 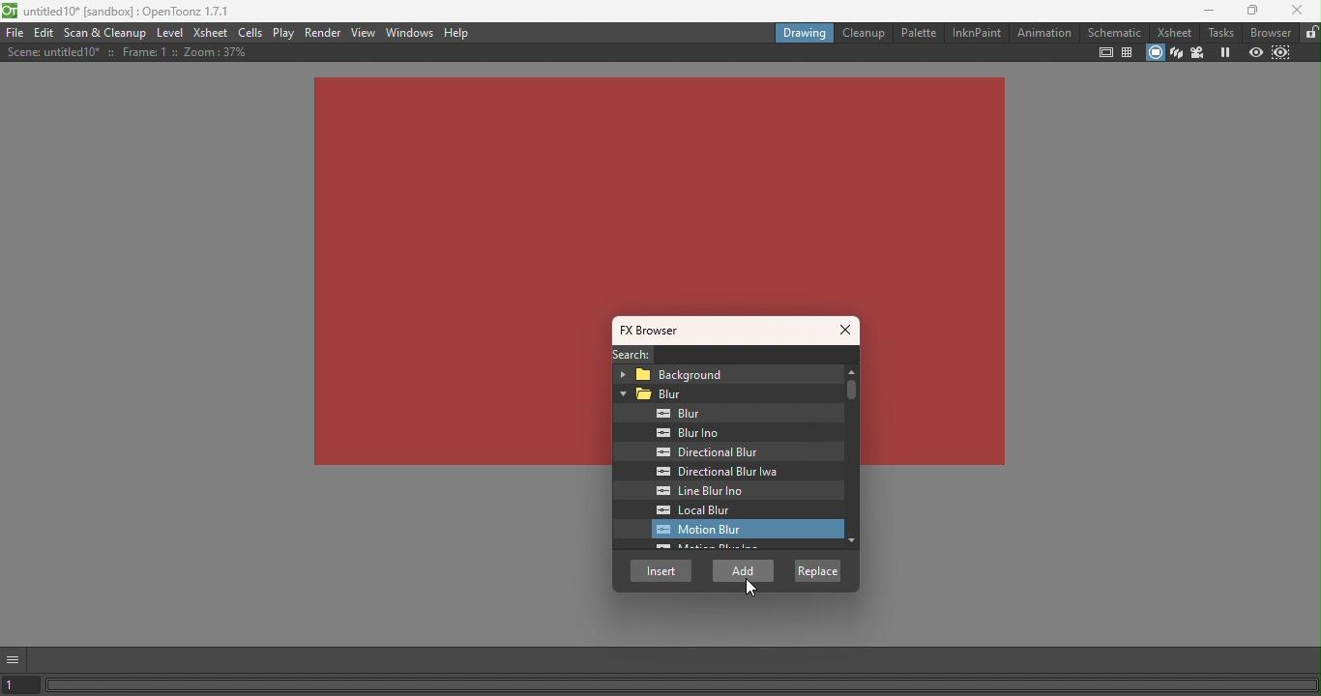 I want to click on FX browser, so click(x=657, y=331).